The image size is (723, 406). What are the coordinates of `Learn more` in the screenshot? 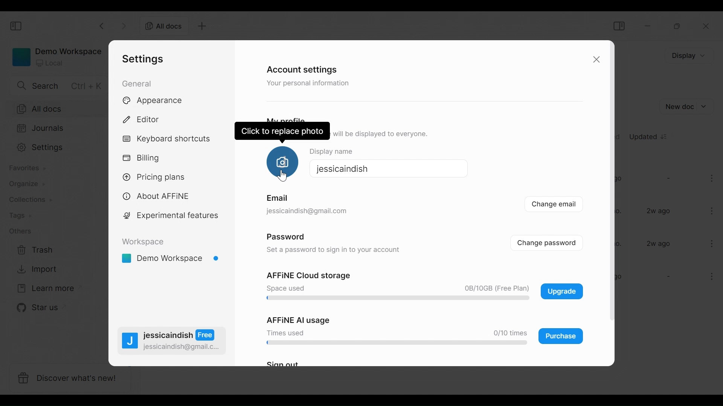 It's located at (43, 288).